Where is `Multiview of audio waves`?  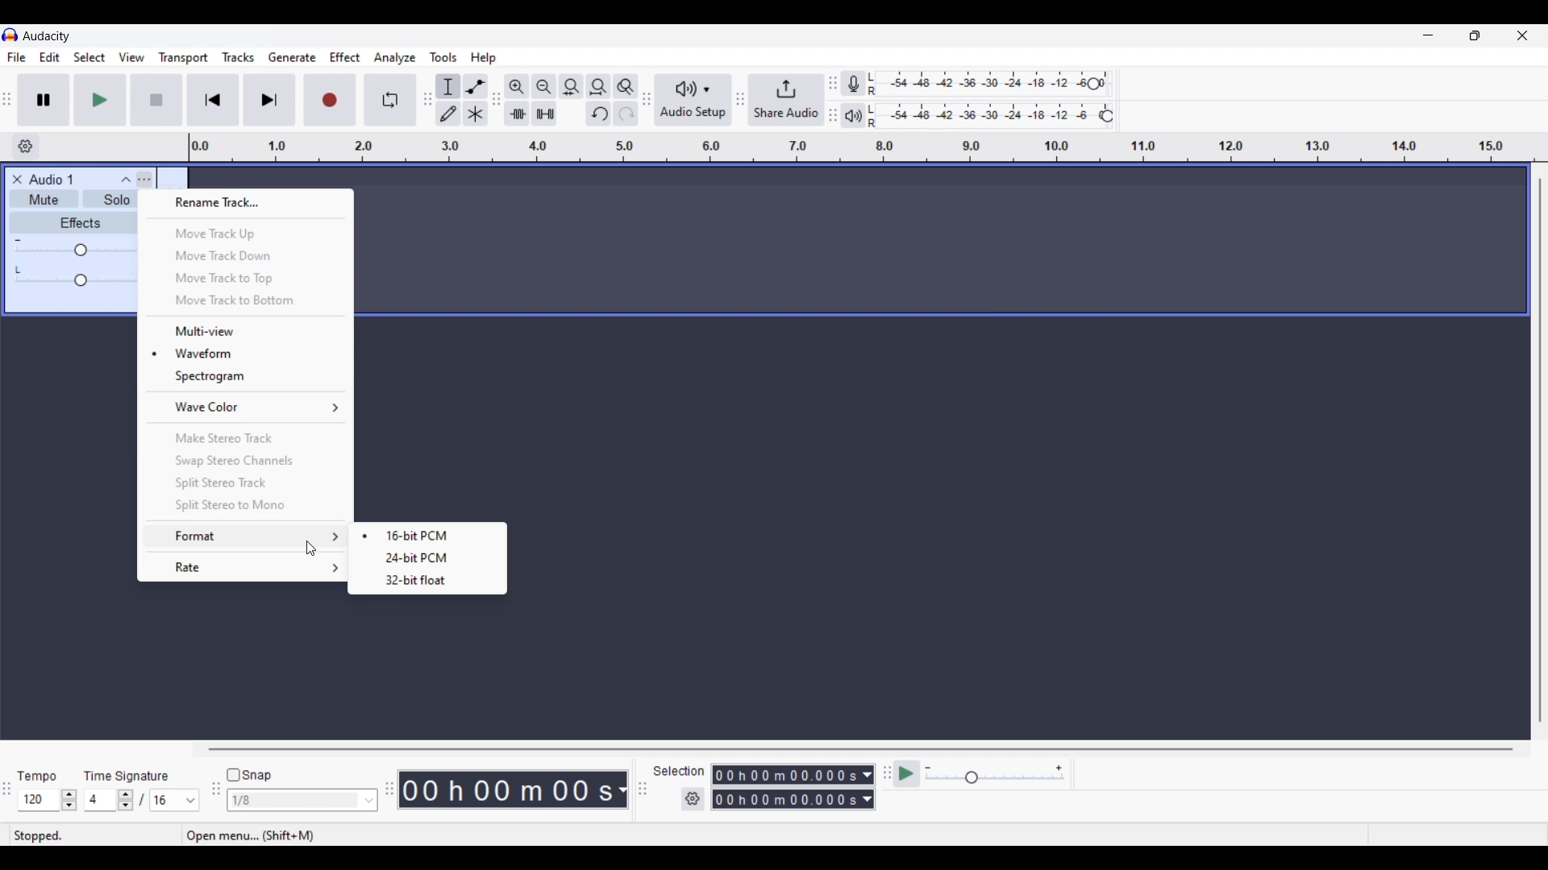
Multiview of audio waves is located at coordinates (247, 331).